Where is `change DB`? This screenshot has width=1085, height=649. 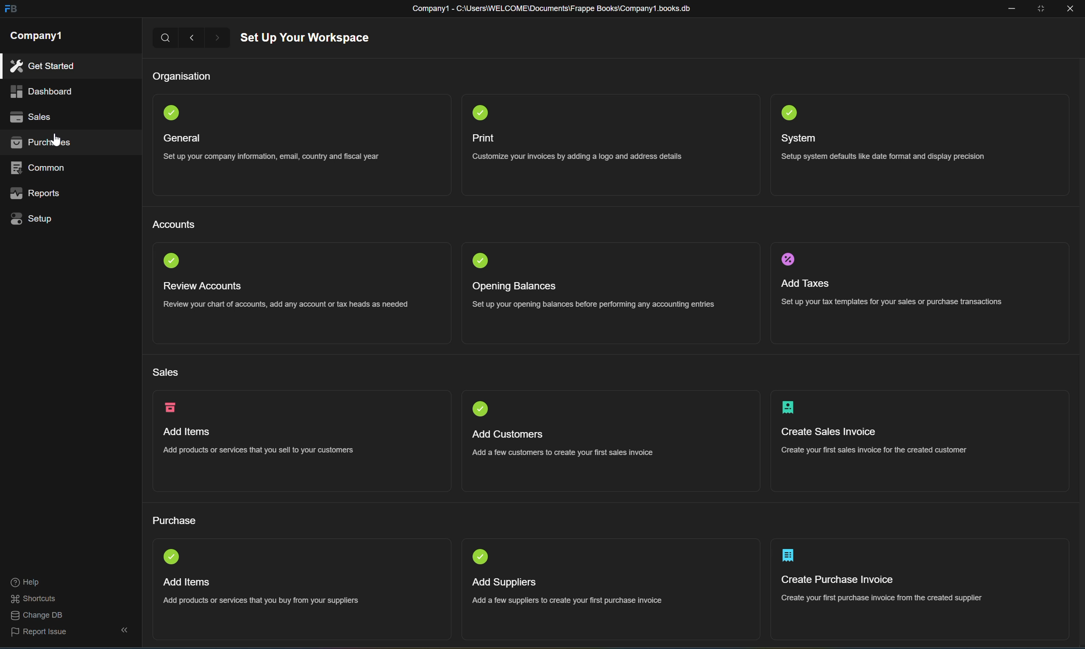
change DB is located at coordinates (34, 616).